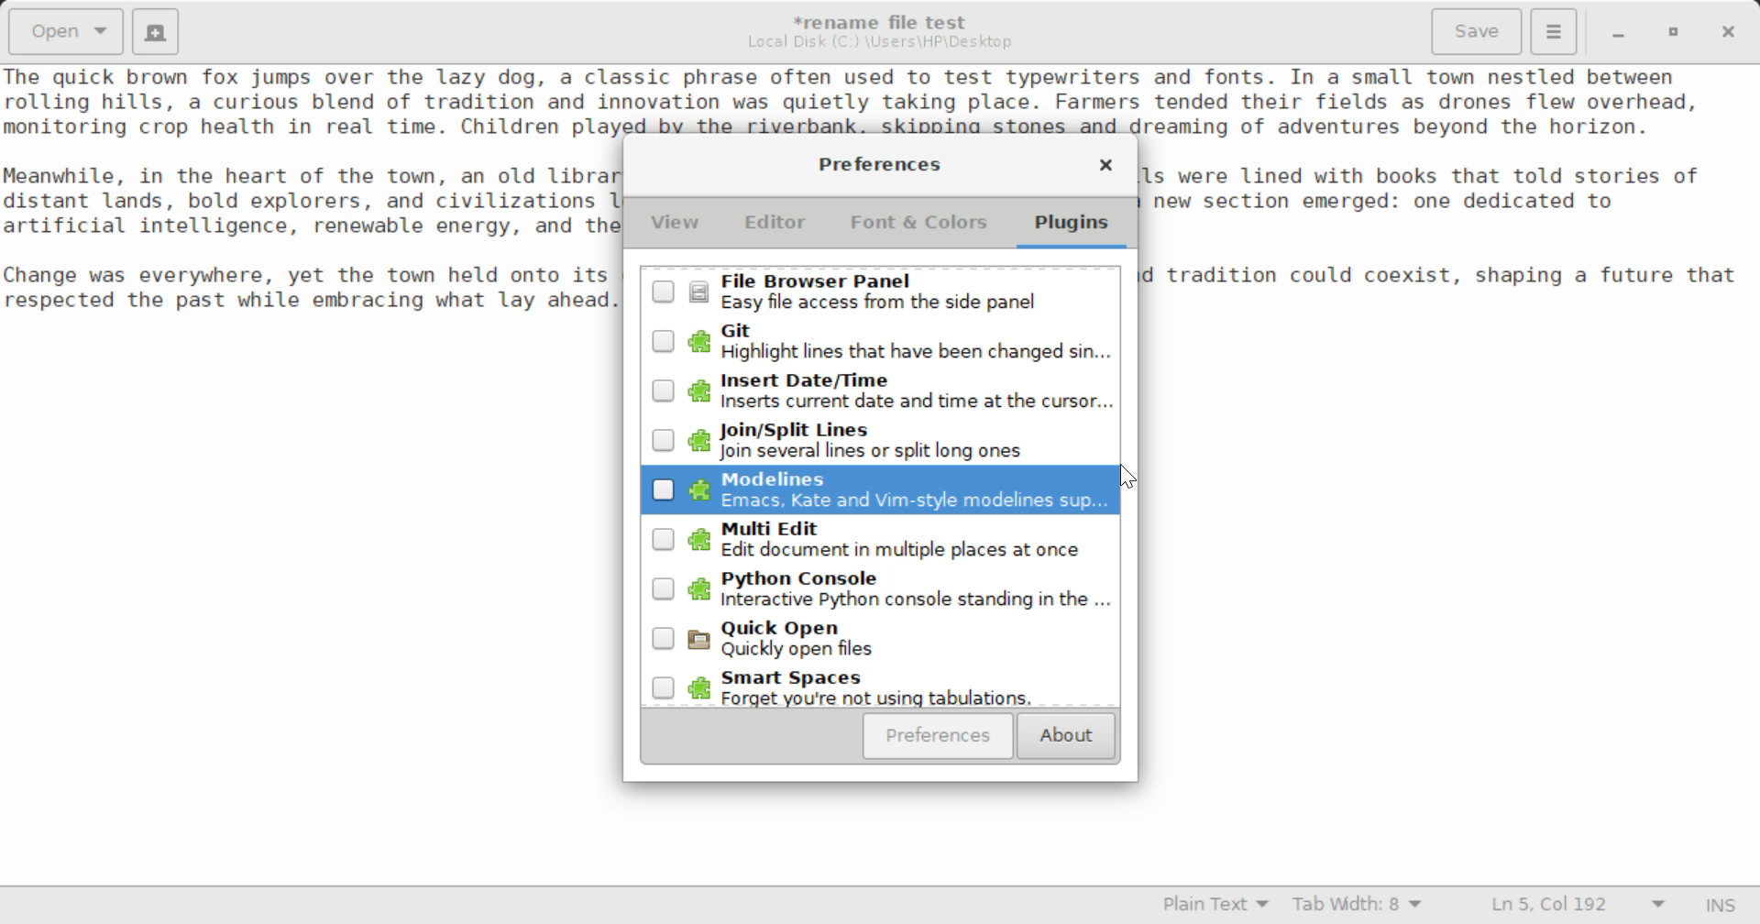 The image size is (1760, 924). Describe the element at coordinates (876, 388) in the screenshot. I see `Unselected Insert Date/Time Plugin` at that location.